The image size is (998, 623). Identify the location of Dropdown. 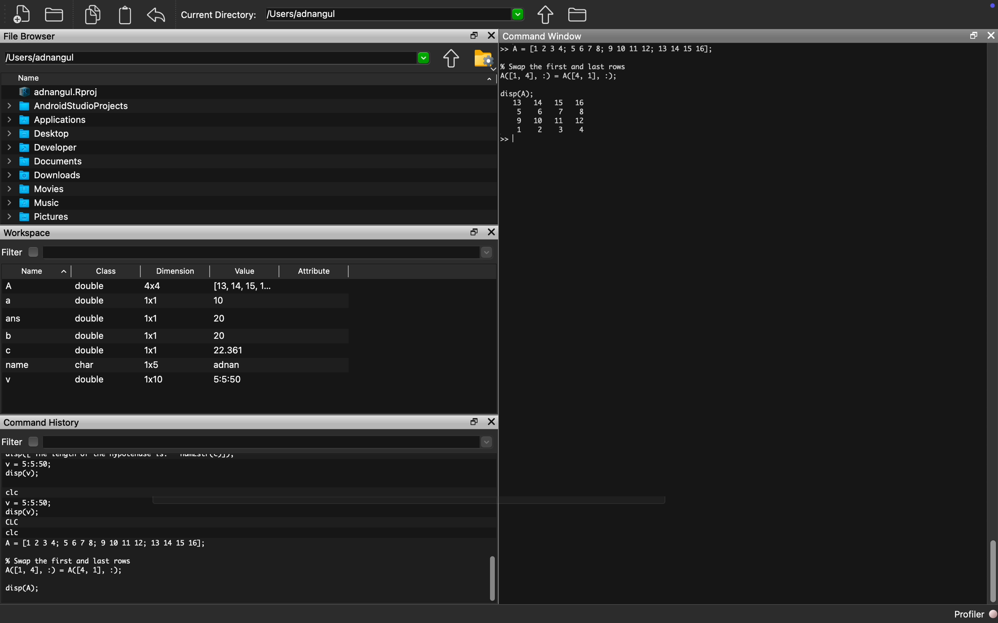
(519, 15).